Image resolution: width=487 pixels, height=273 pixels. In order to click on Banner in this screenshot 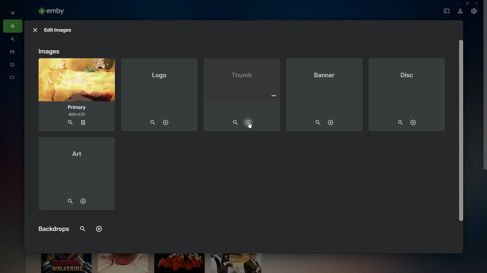, I will do `click(325, 94)`.